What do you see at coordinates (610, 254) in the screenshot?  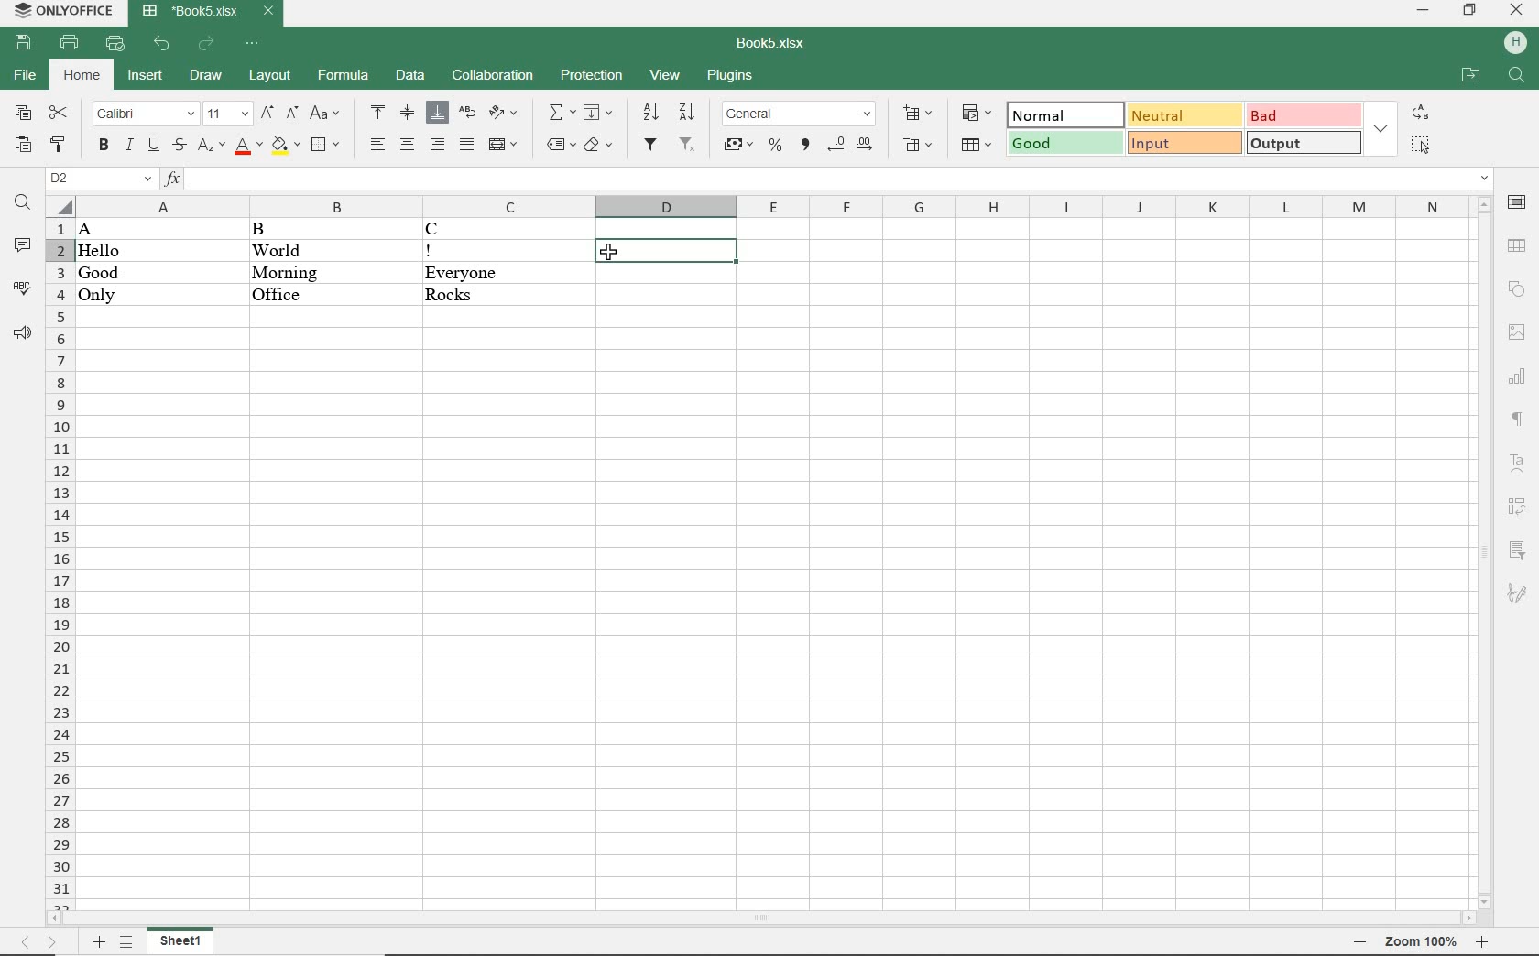 I see `cursor` at bounding box center [610, 254].